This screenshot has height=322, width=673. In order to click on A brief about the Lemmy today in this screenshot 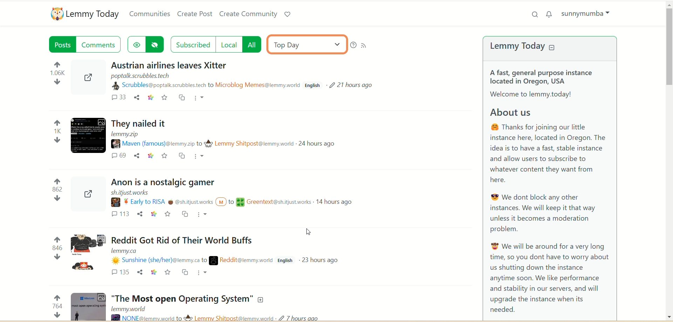, I will do `click(551, 192)`.